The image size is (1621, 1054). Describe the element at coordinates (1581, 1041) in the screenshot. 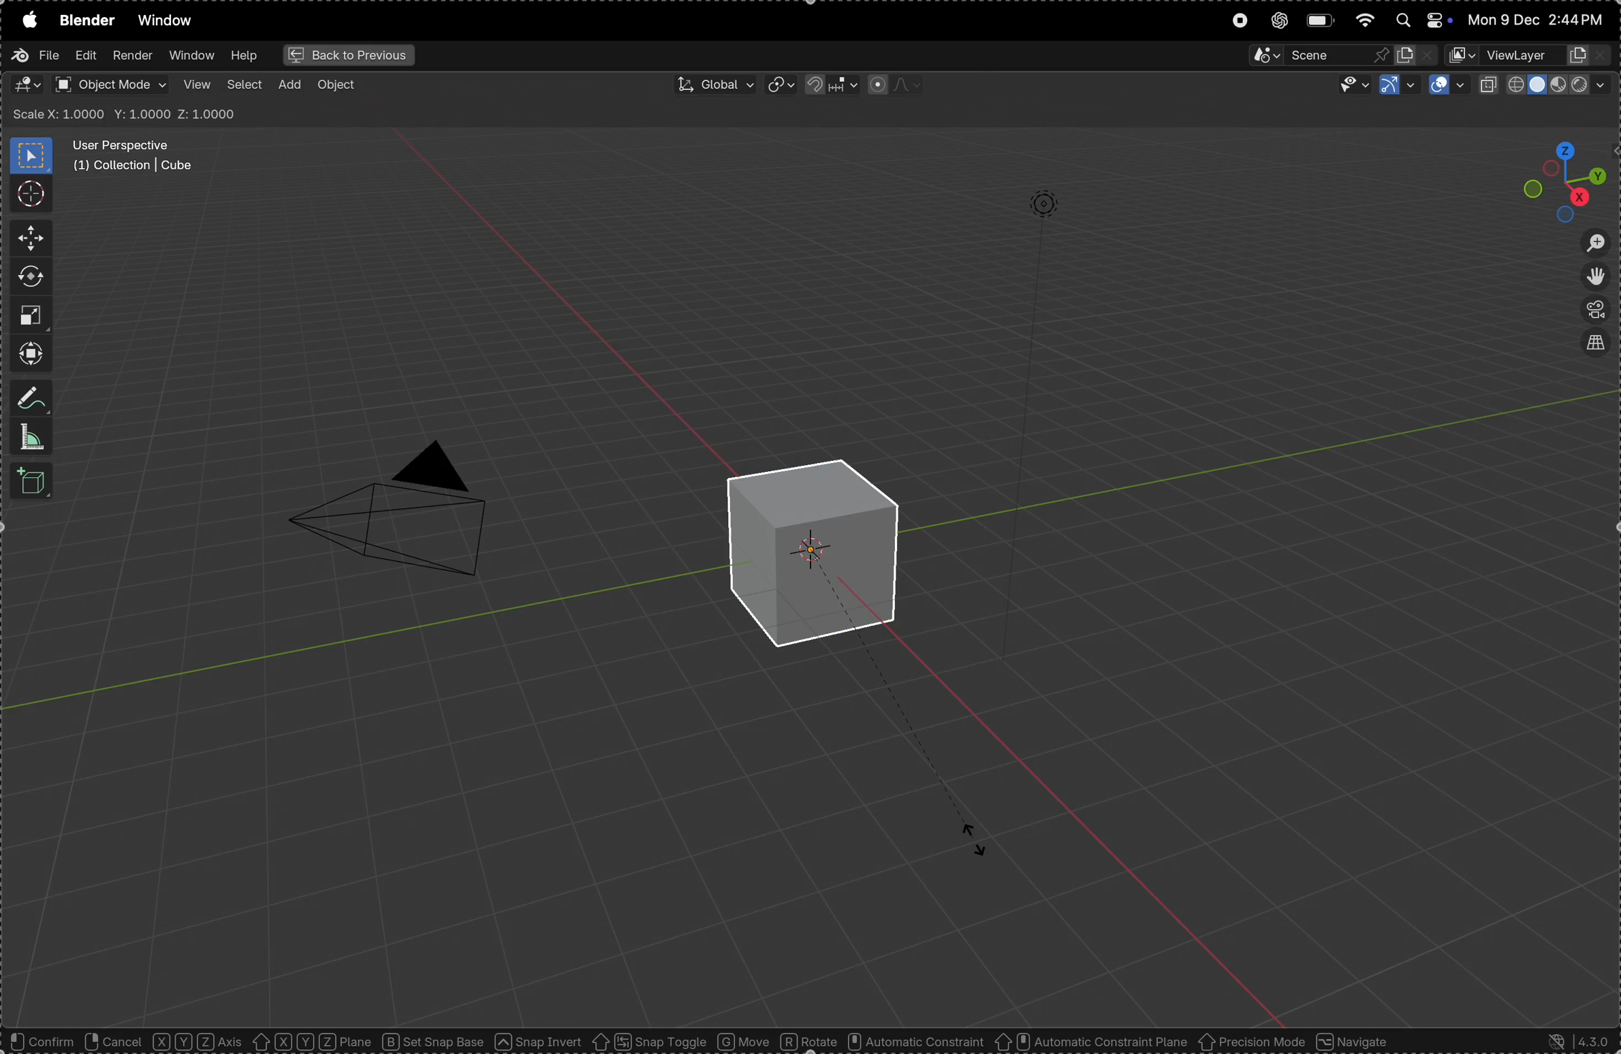

I see `version` at that location.